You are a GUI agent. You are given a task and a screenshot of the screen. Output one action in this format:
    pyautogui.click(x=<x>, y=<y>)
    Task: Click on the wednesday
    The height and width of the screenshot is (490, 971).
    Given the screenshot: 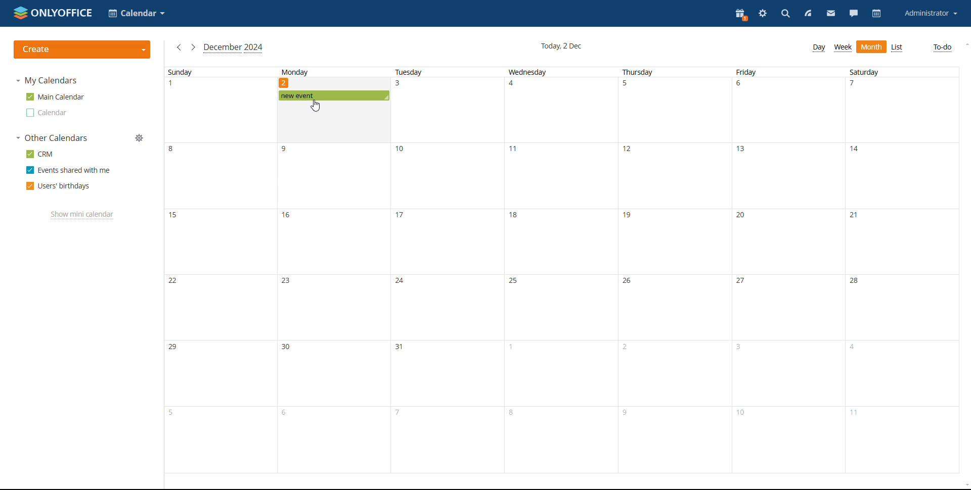 What is the action you would take?
    pyautogui.click(x=562, y=269)
    